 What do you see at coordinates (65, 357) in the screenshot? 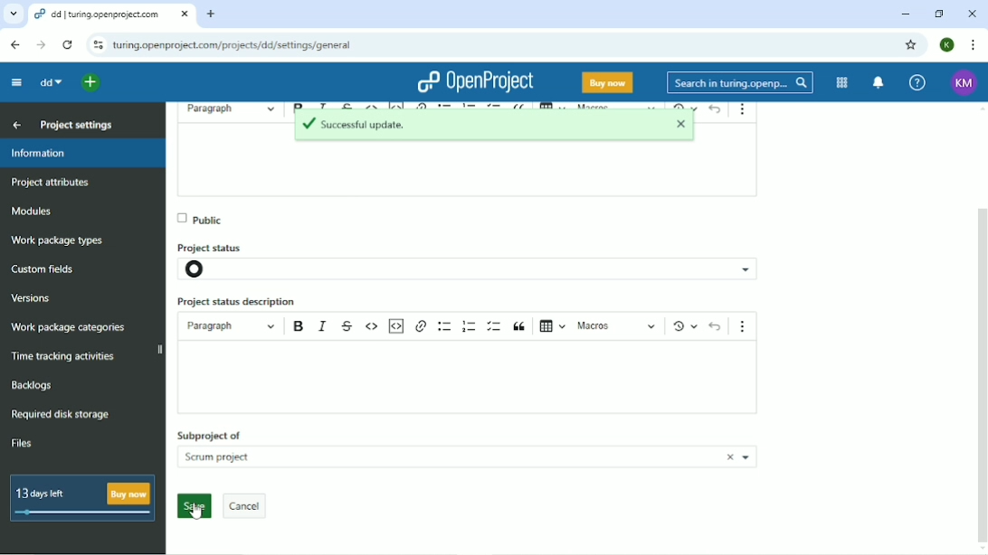
I see `Time racking activities` at bounding box center [65, 357].